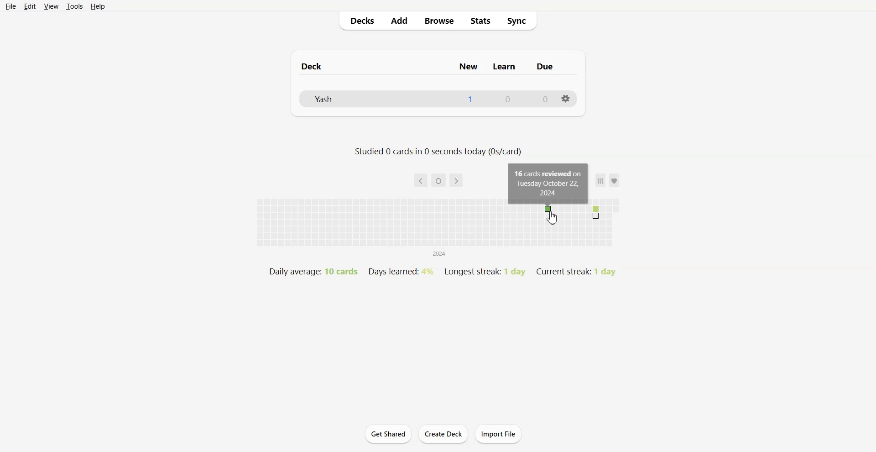 Image resolution: width=876 pixels, height=452 pixels. What do you see at coordinates (575, 272) in the screenshot?
I see `current streak: 1 day` at bounding box center [575, 272].